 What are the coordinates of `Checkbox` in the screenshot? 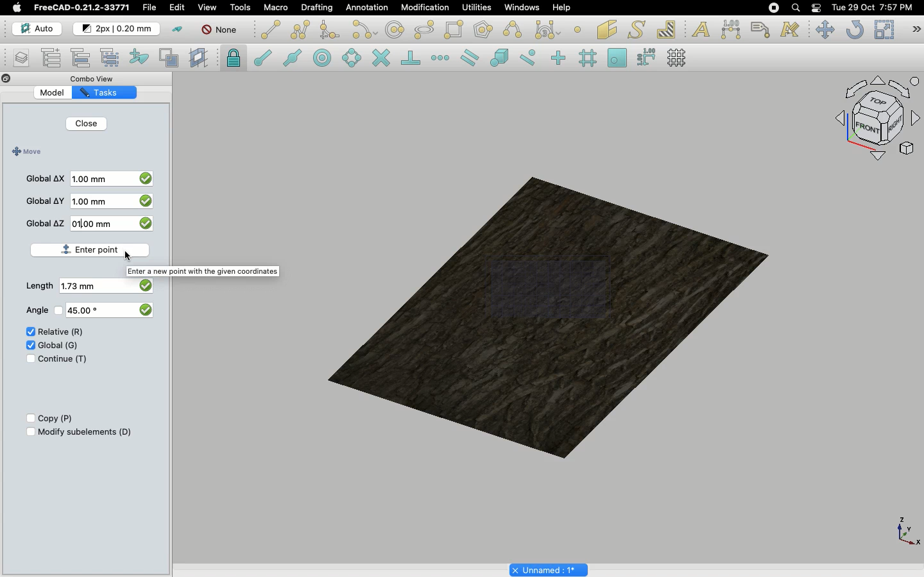 It's located at (28, 419).